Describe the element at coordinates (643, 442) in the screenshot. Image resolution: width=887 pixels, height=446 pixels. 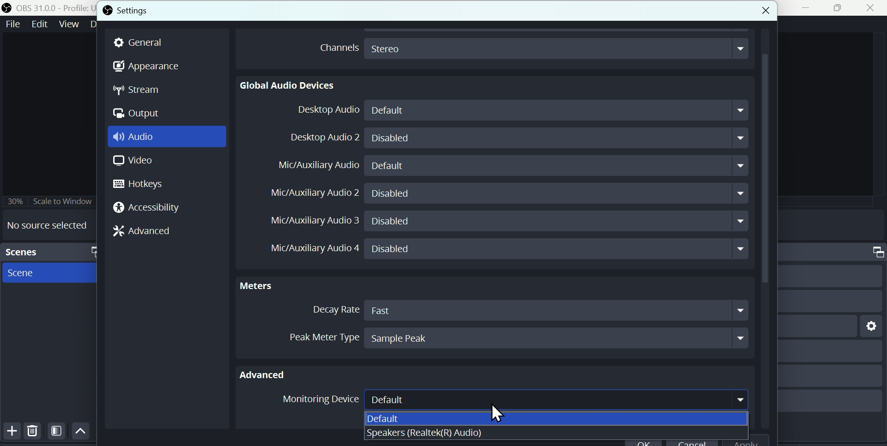
I see `ok` at that location.